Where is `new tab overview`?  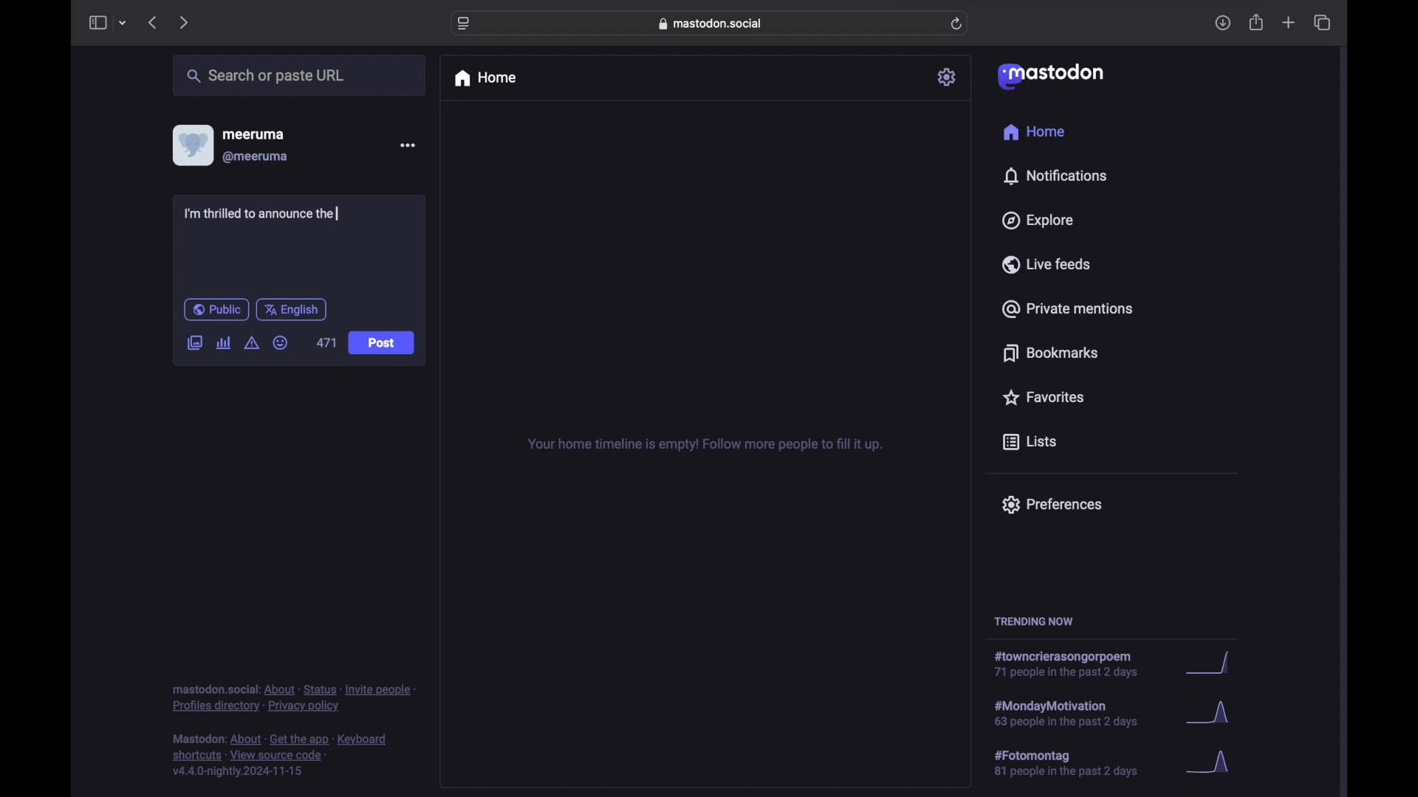 new tab overview is located at coordinates (1289, 22).